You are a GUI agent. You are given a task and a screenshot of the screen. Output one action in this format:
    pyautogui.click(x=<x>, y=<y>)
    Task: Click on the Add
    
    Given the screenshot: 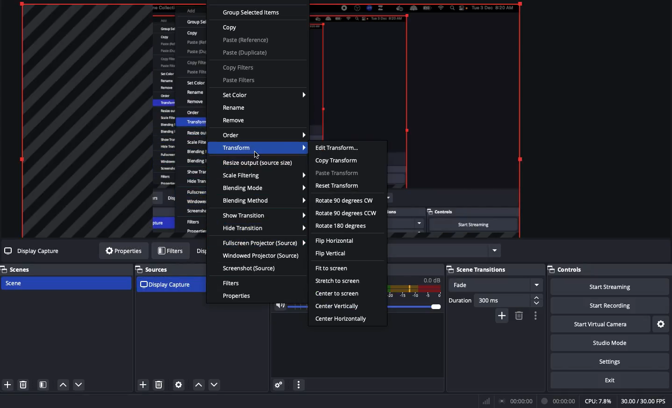 What is the action you would take?
    pyautogui.click(x=8, y=385)
    